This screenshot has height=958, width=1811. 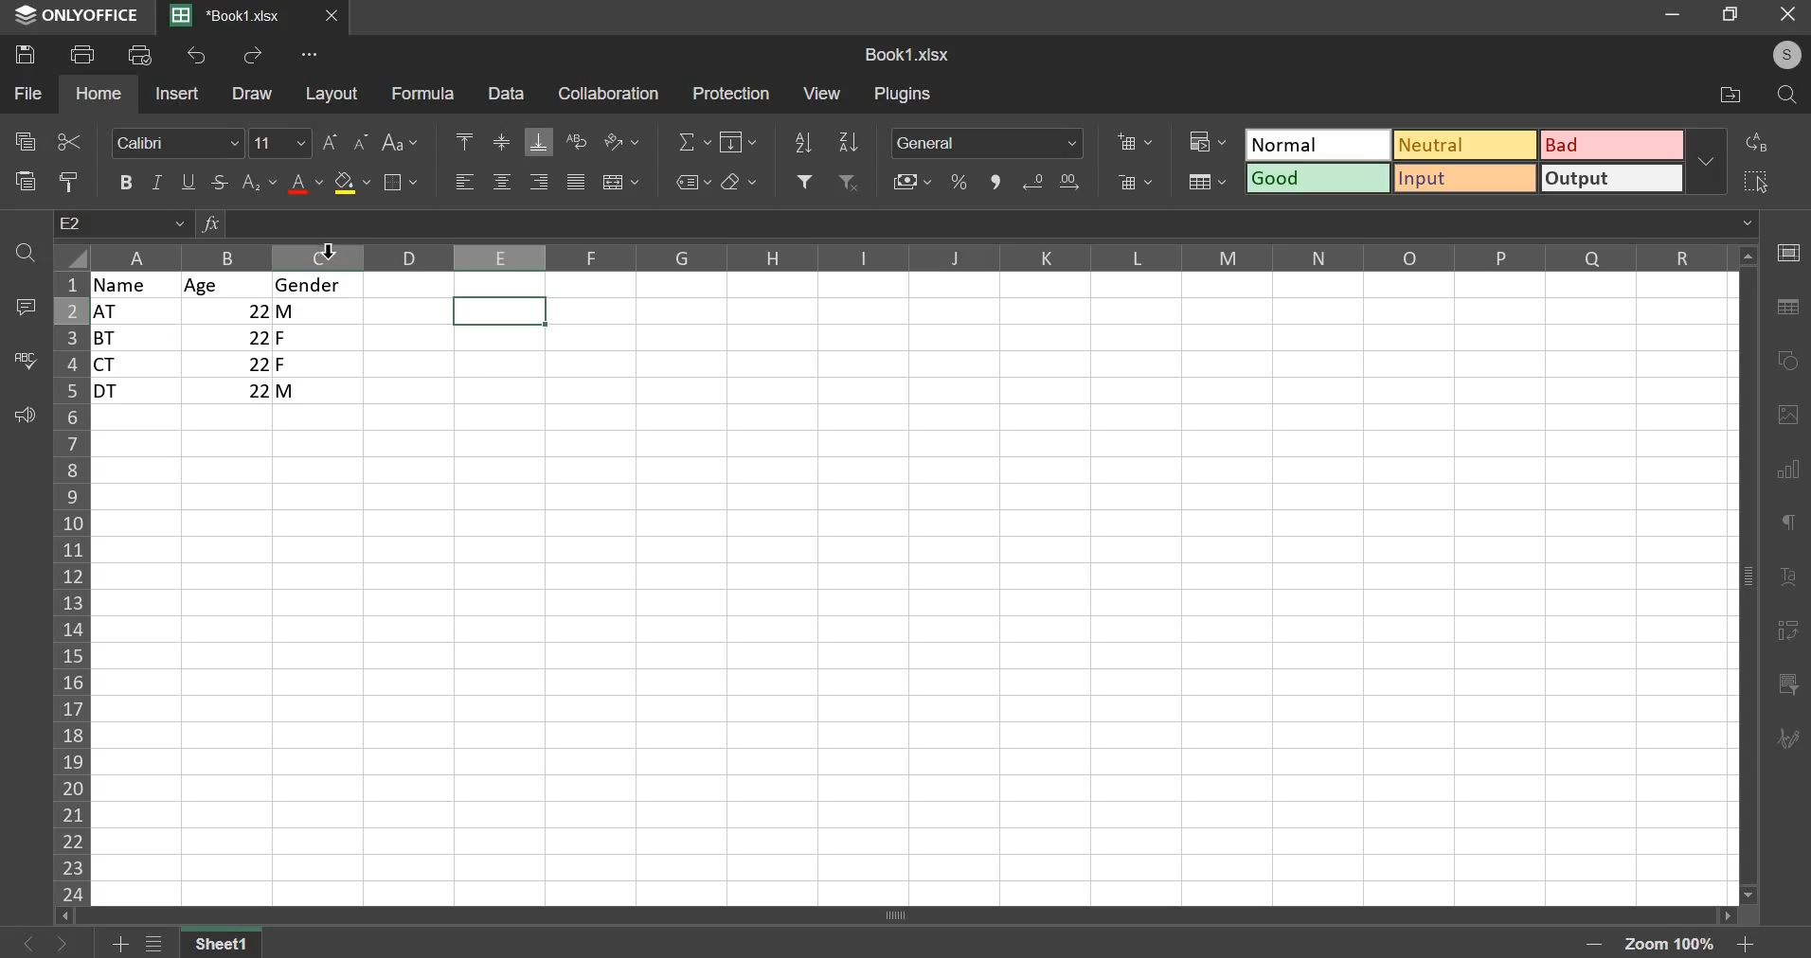 What do you see at coordinates (908, 54) in the screenshot?
I see `book1.xlsx` at bounding box center [908, 54].